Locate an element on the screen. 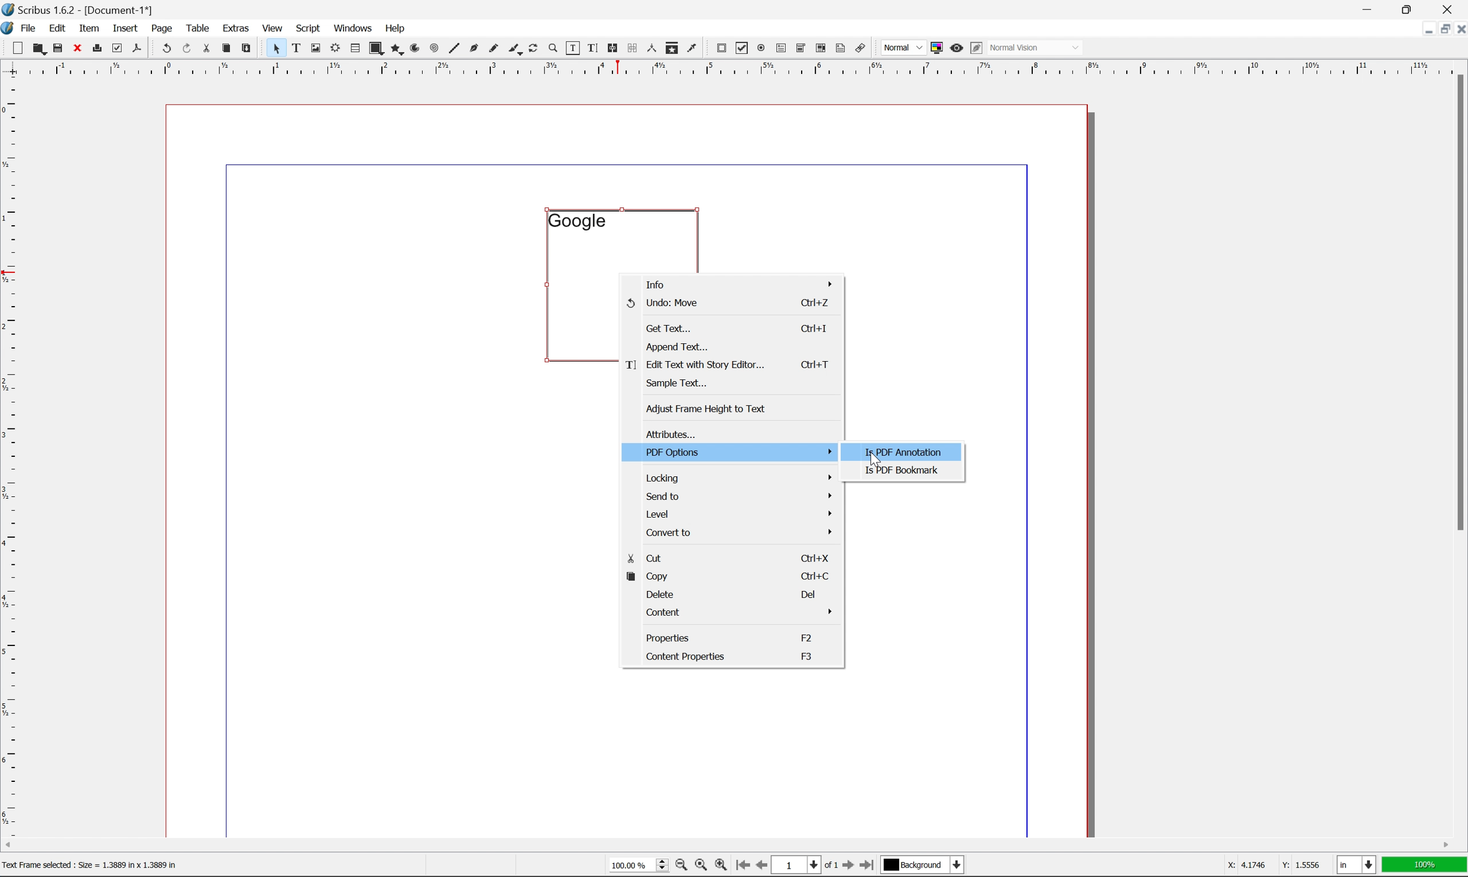 The height and width of the screenshot is (877, 1468). script is located at coordinates (308, 28).